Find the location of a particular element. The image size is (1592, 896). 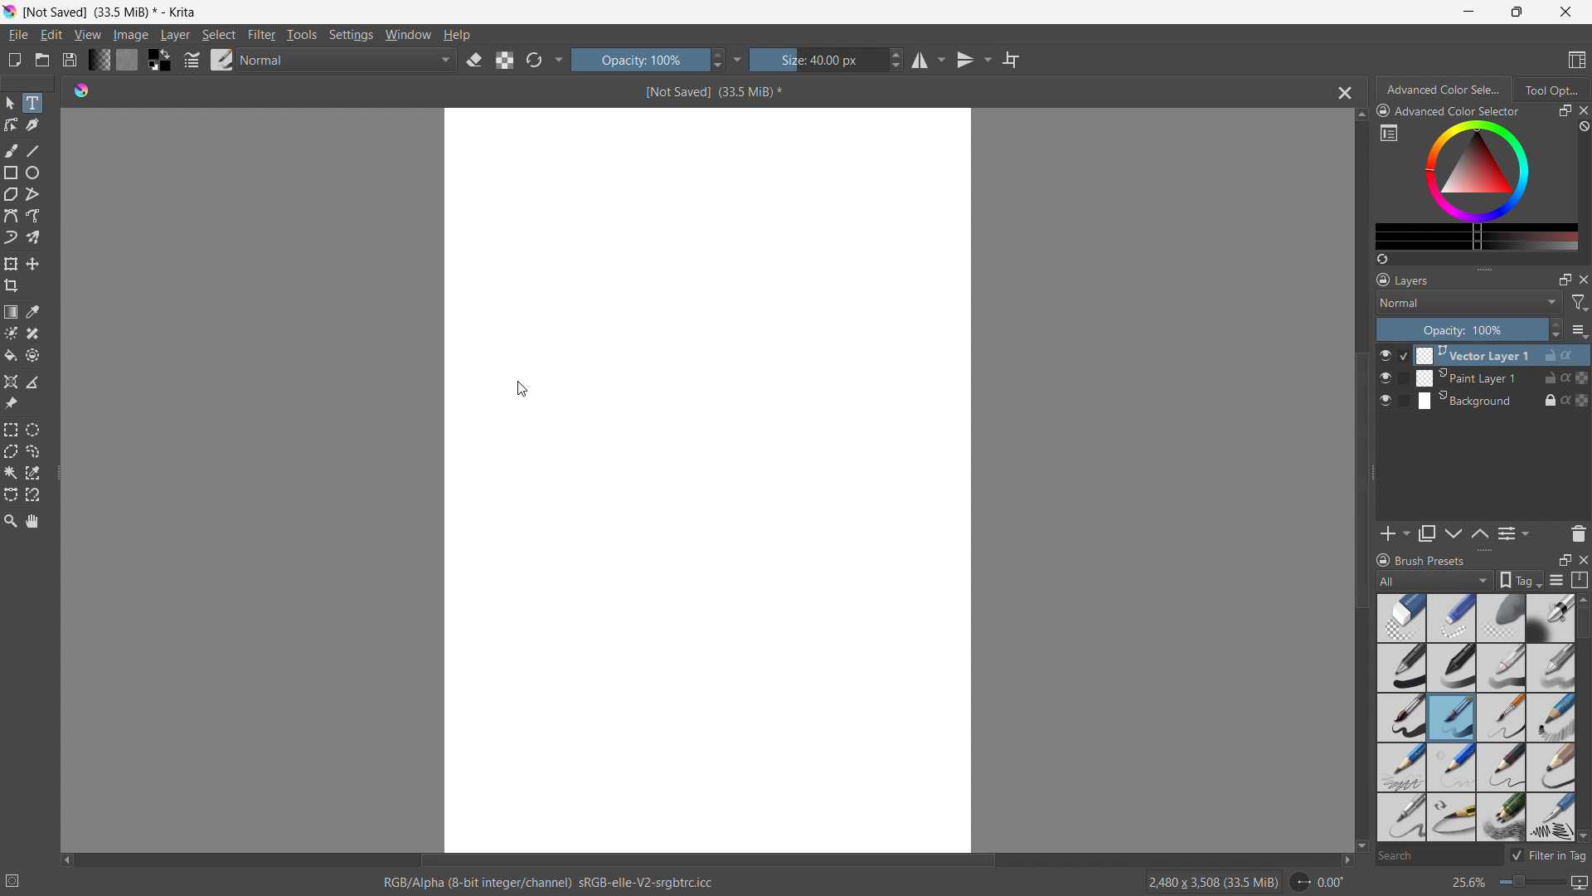

cursor is located at coordinates (522, 389).